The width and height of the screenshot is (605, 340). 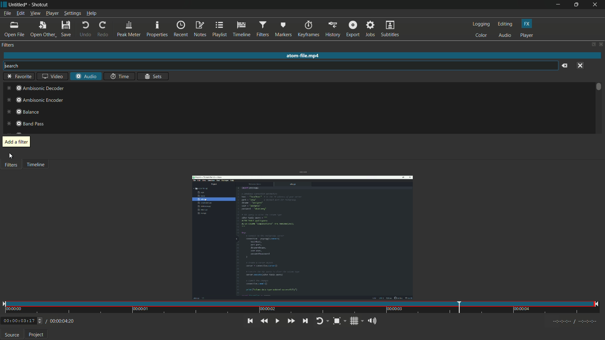 What do you see at coordinates (371, 28) in the screenshot?
I see `jobs` at bounding box center [371, 28].